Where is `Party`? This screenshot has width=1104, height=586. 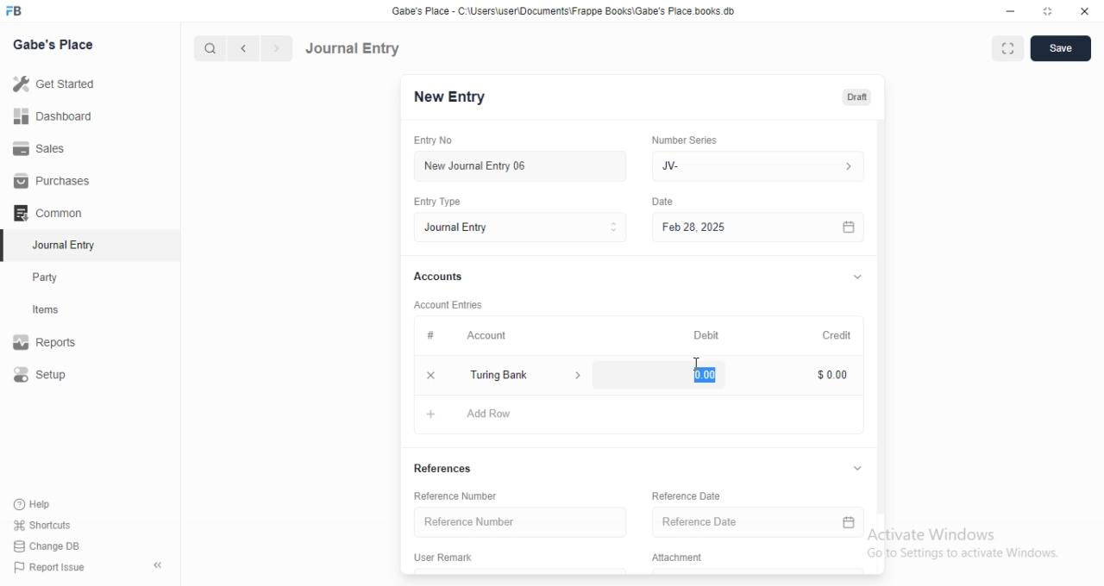 Party is located at coordinates (57, 277).